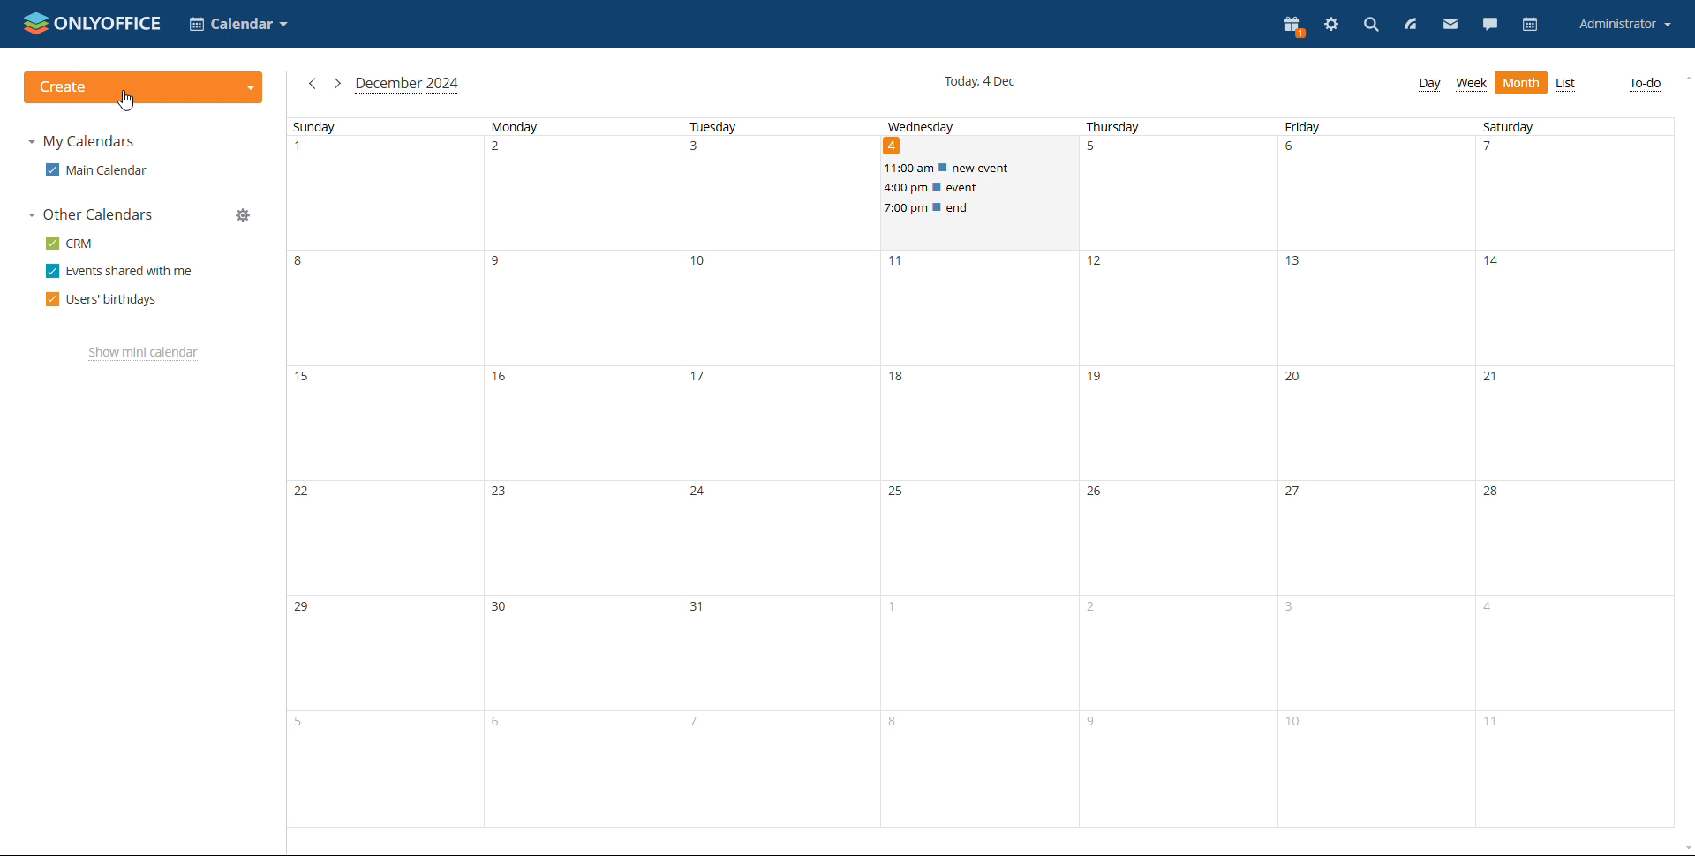  Describe the element at coordinates (407, 86) in the screenshot. I see `current month` at that location.